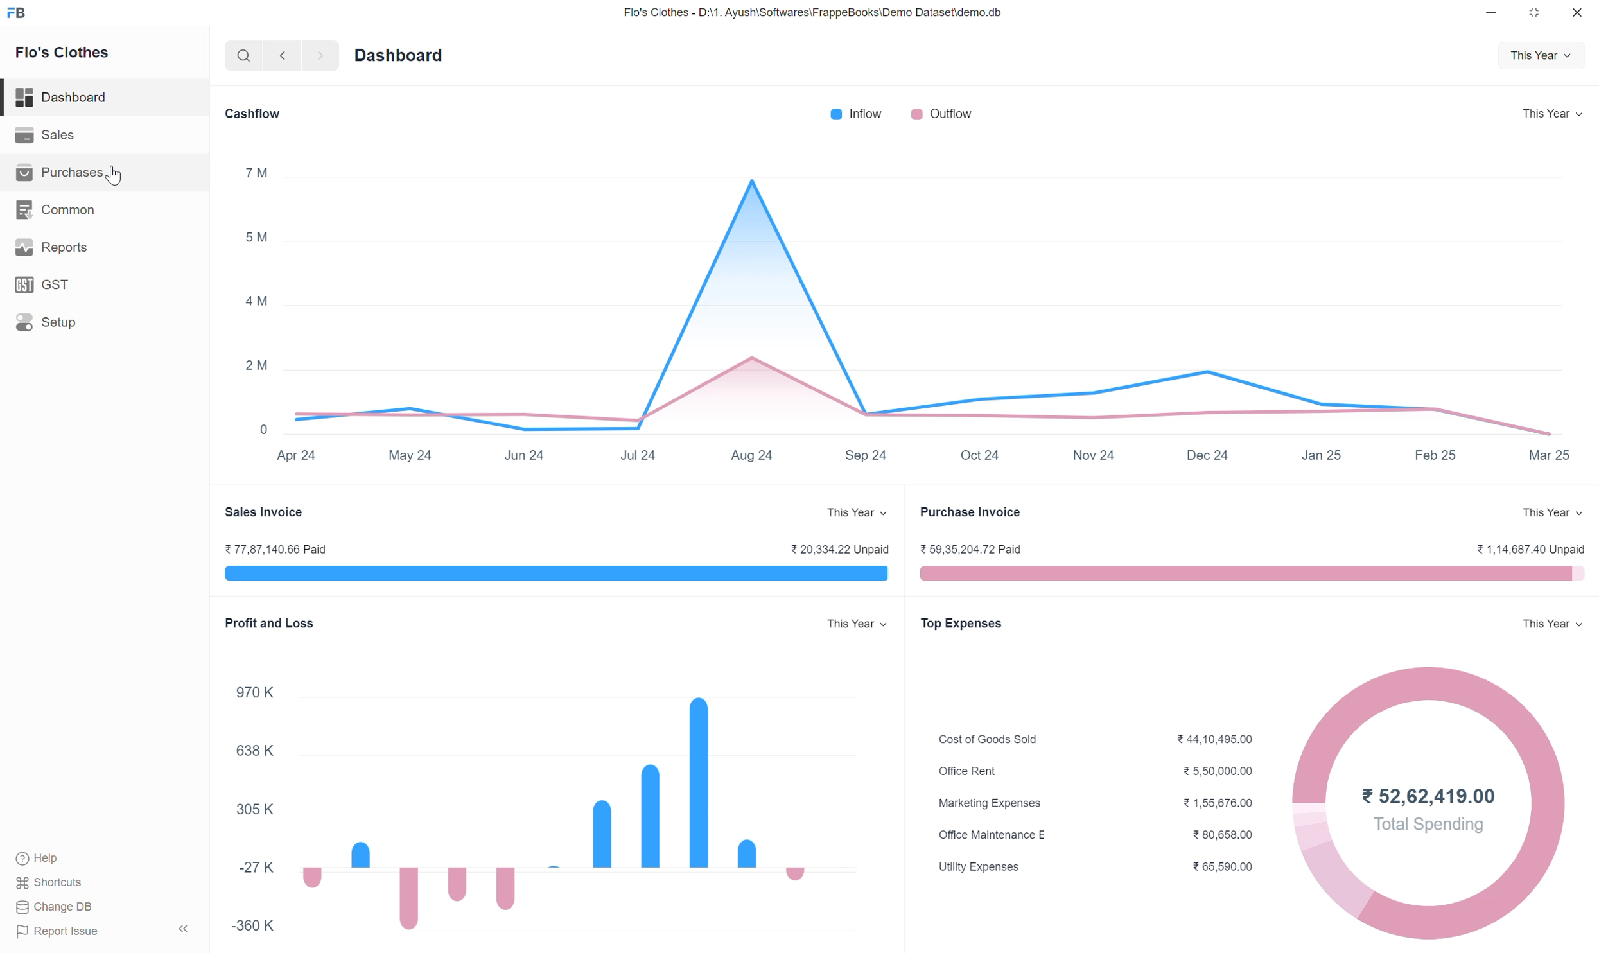 The width and height of the screenshot is (1599, 953). I want to click on apr 24, so click(297, 457).